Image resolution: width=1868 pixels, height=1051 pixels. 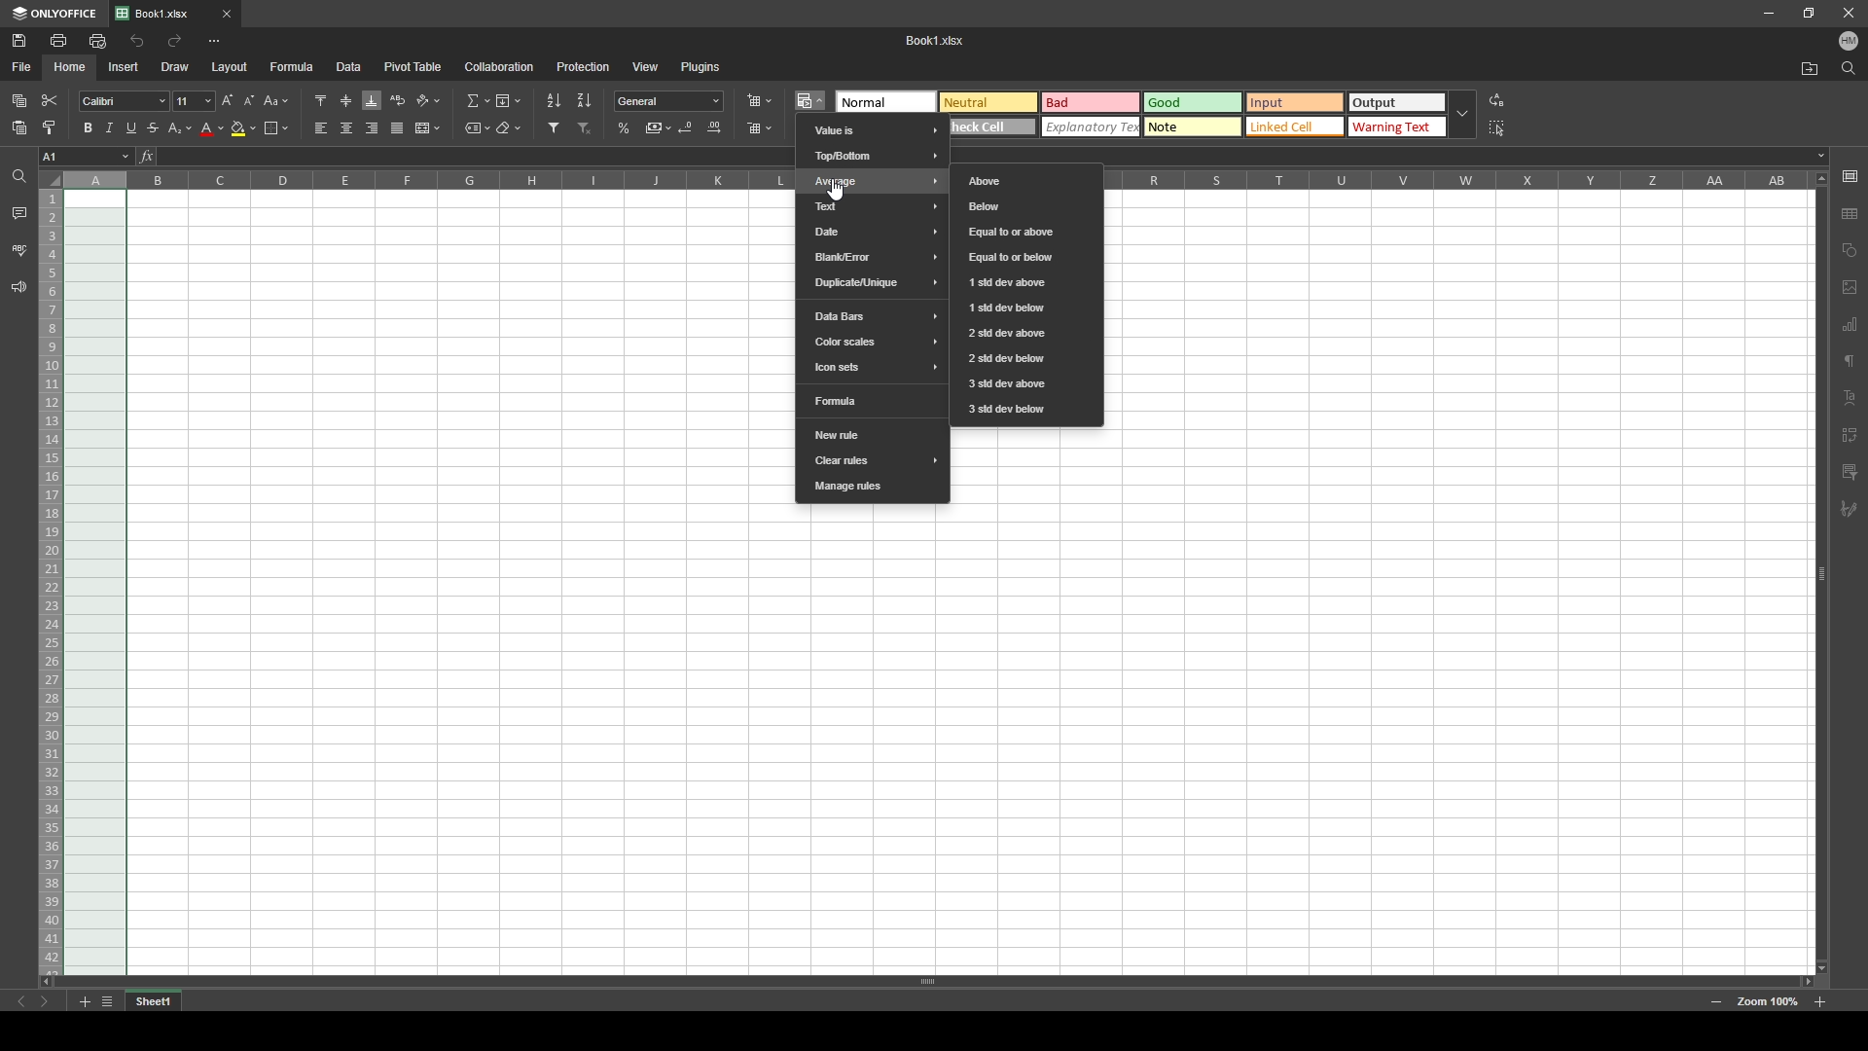 I want to click on wrap text, so click(x=399, y=99).